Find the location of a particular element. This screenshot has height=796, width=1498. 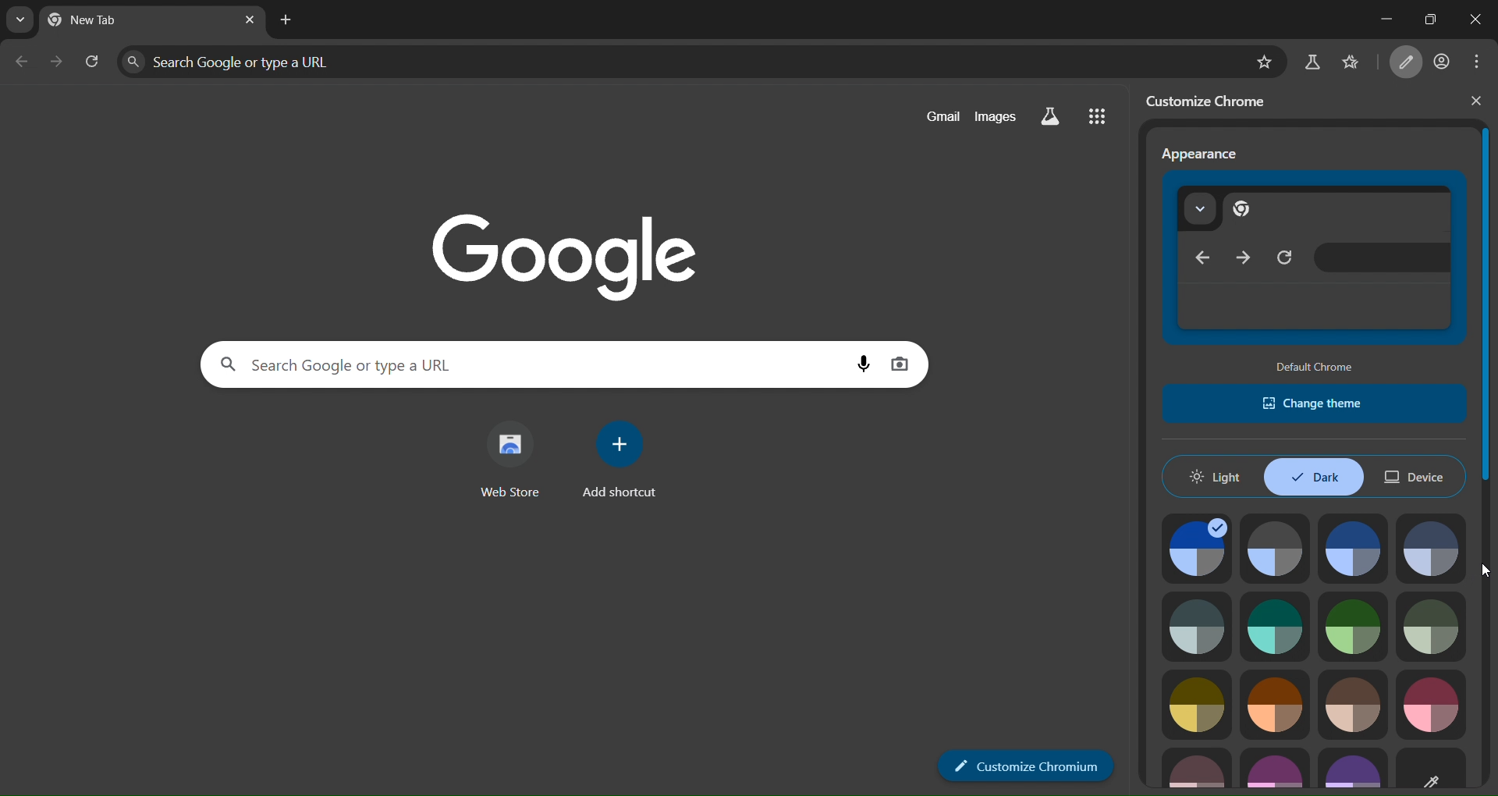

change theme is located at coordinates (1314, 402).